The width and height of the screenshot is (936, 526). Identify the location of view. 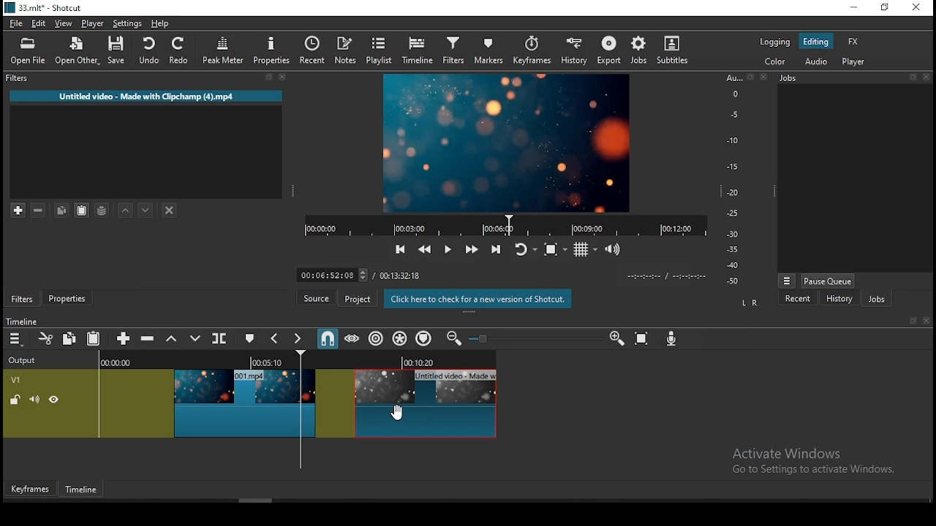
(64, 23).